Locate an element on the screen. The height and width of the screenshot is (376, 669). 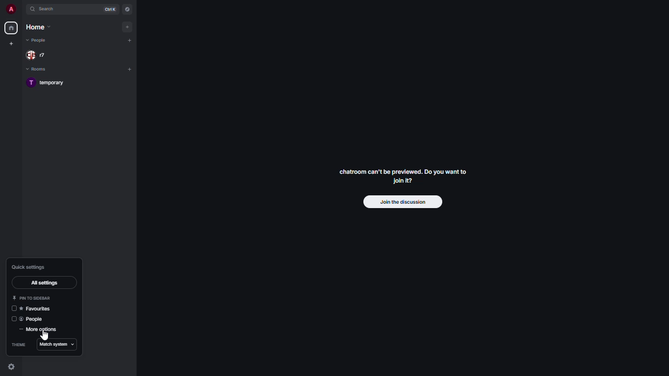
create new space is located at coordinates (12, 43).